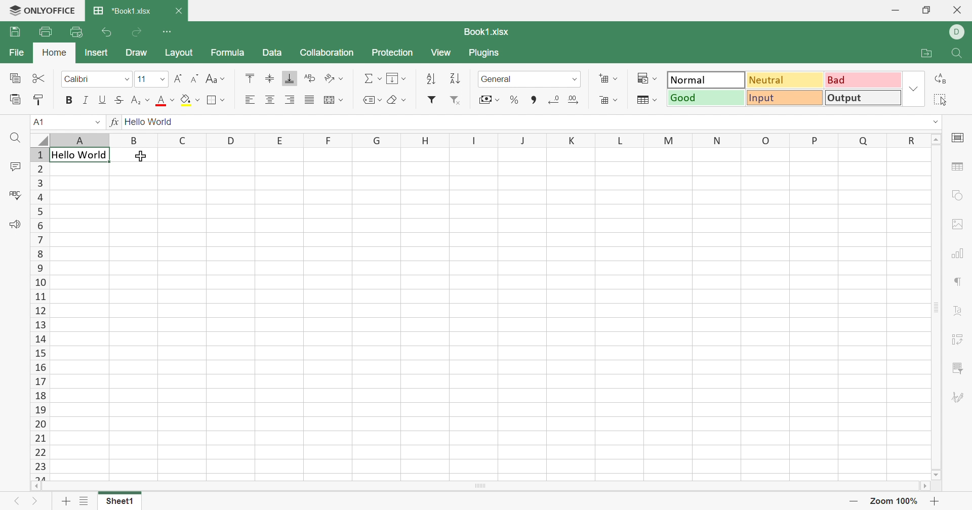 Image resolution: width=972 pixels, height=510 pixels. Describe the element at coordinates (272, 53) in the screenshot. I see `Data` at that location.